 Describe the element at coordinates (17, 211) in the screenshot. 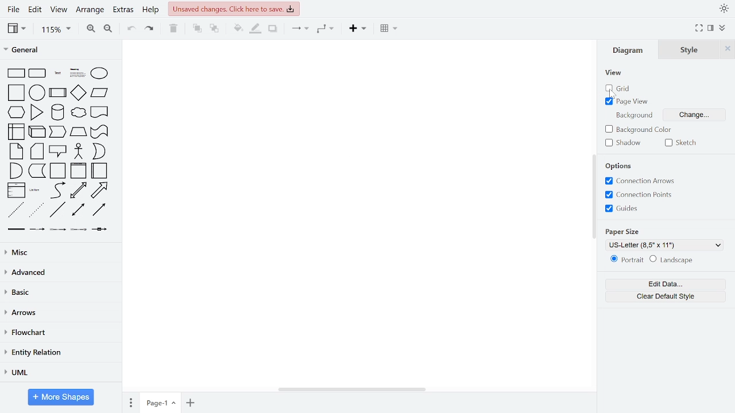

I see `dashed line` at that location.